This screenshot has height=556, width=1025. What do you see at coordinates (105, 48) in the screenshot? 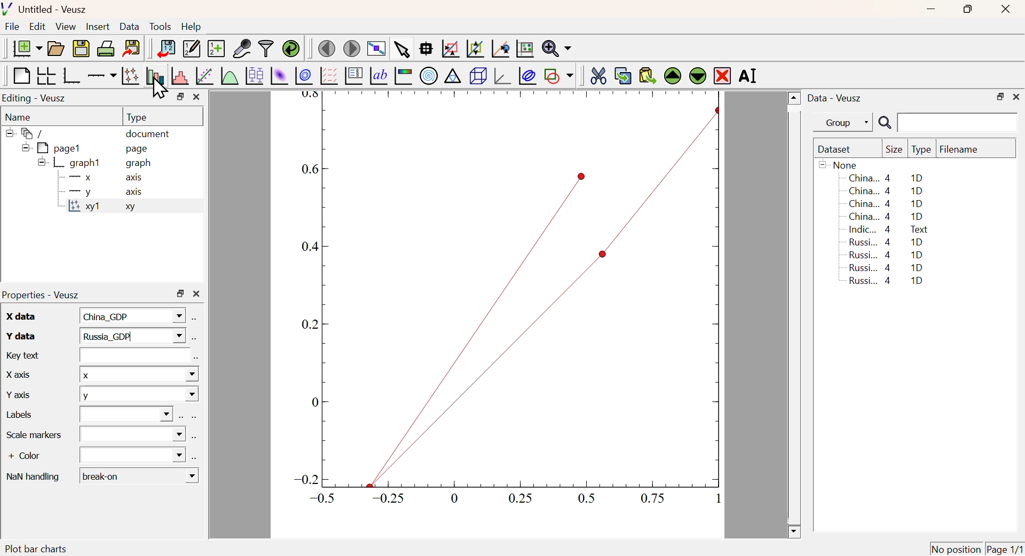
I see `Print Document` at bounding box center [105, 48].